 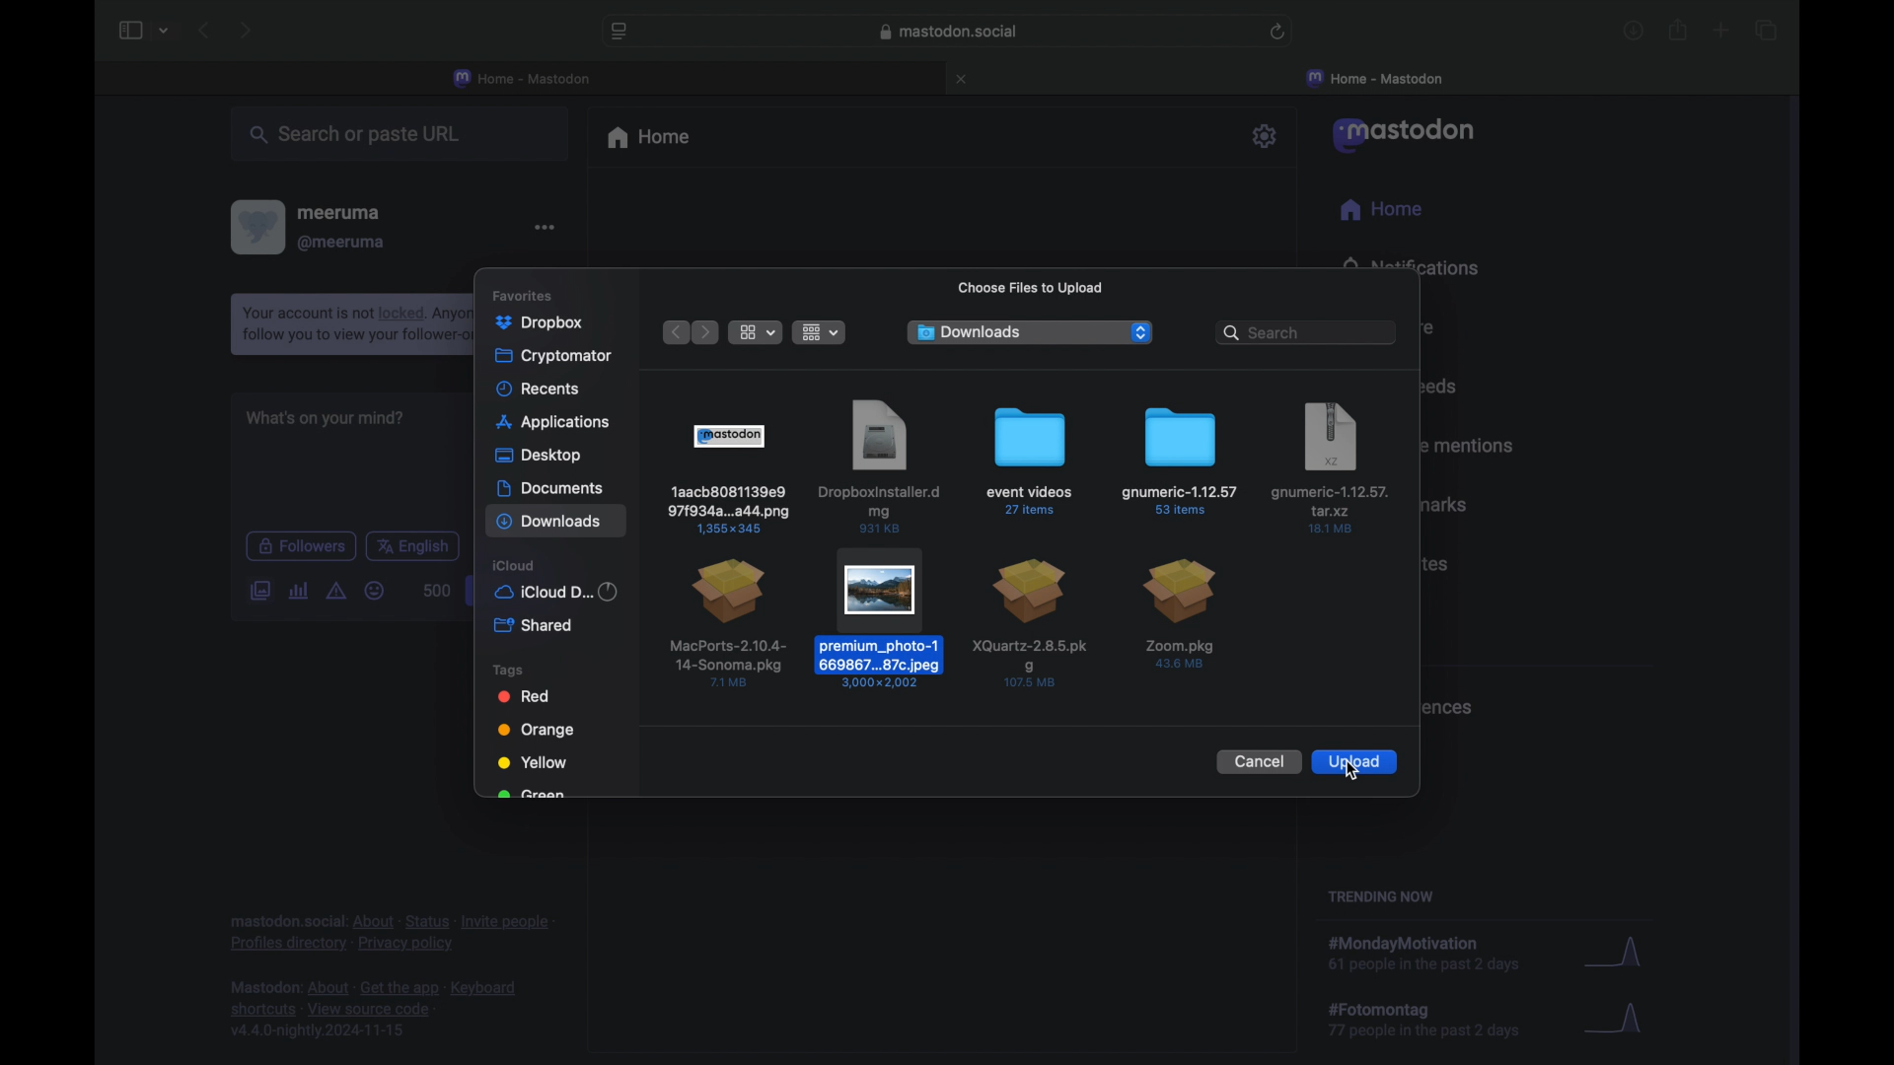 What do you see at coordinates (522, 697) in the screenshot?
I see `red` at bounding box center [522, 697].